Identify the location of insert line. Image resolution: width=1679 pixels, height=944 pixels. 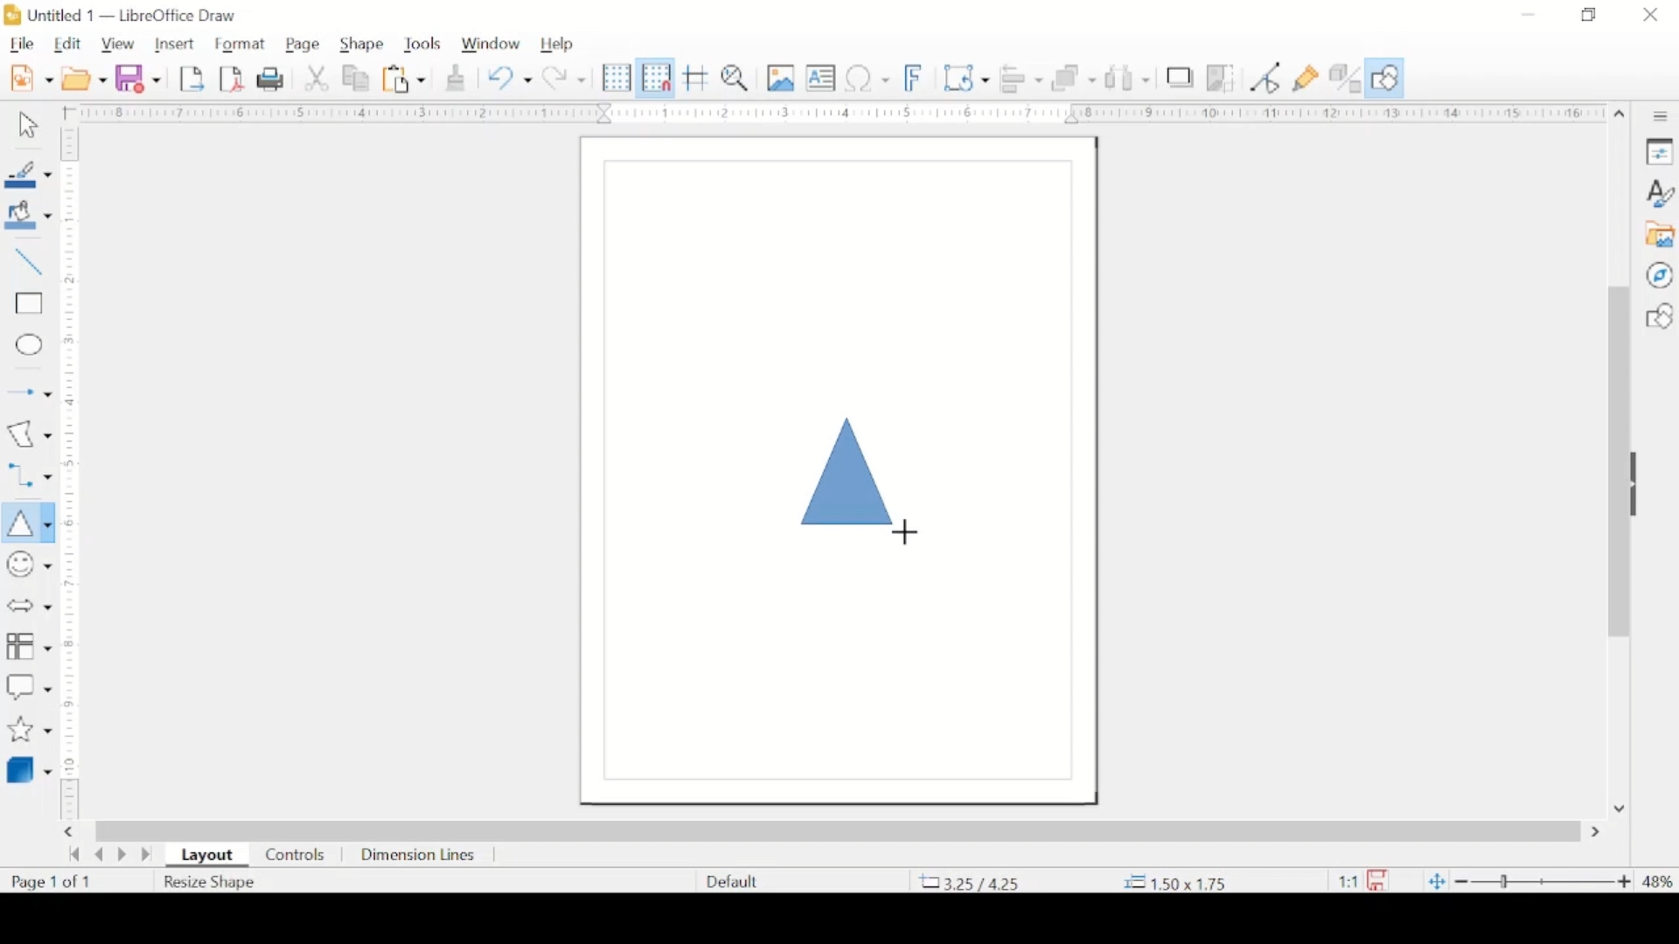
(28, 263).